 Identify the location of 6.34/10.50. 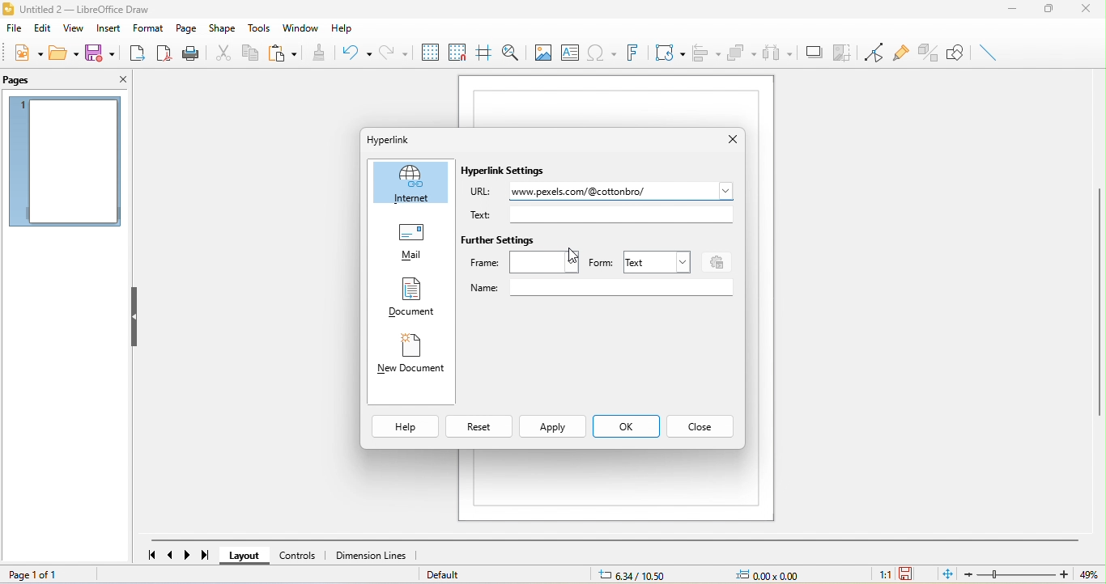
(643, 575).